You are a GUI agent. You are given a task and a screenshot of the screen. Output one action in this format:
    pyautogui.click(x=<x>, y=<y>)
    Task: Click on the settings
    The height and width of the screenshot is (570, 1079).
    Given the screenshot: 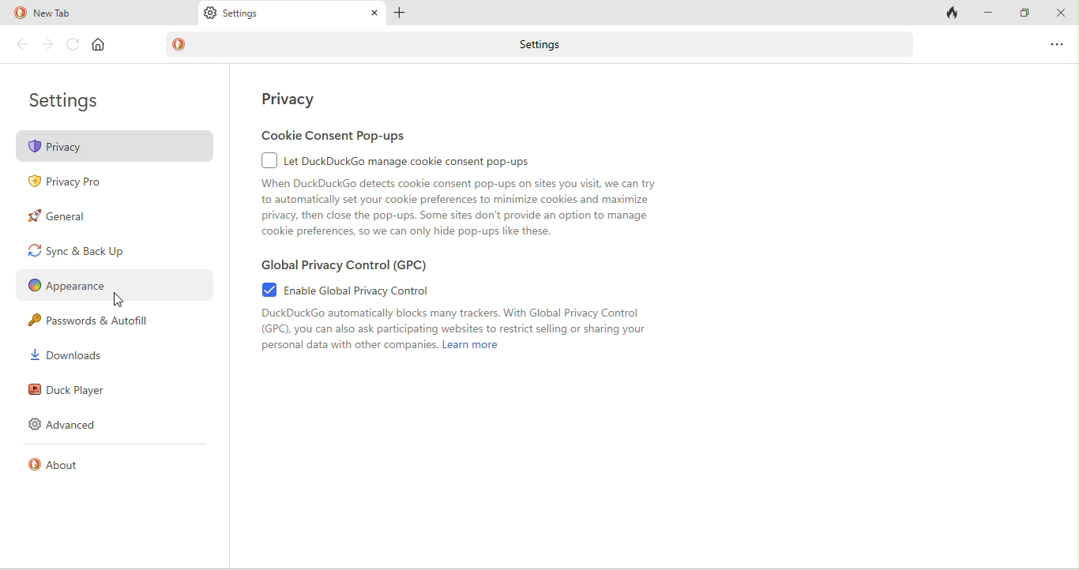 What is the action you would take?
    pyautogui.click(x=246, y=15)
    